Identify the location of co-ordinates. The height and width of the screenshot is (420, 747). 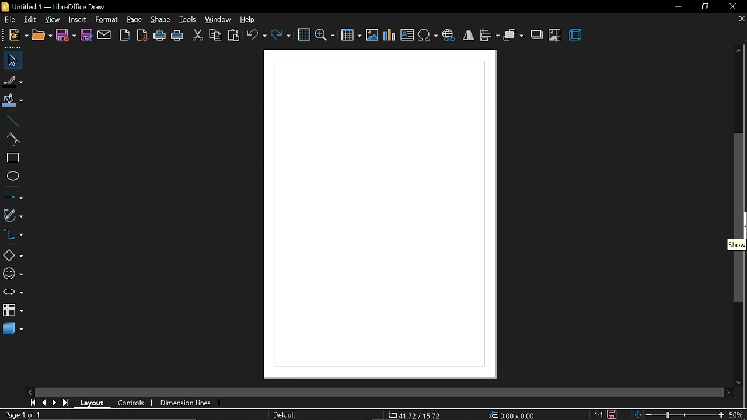
(417, 415).